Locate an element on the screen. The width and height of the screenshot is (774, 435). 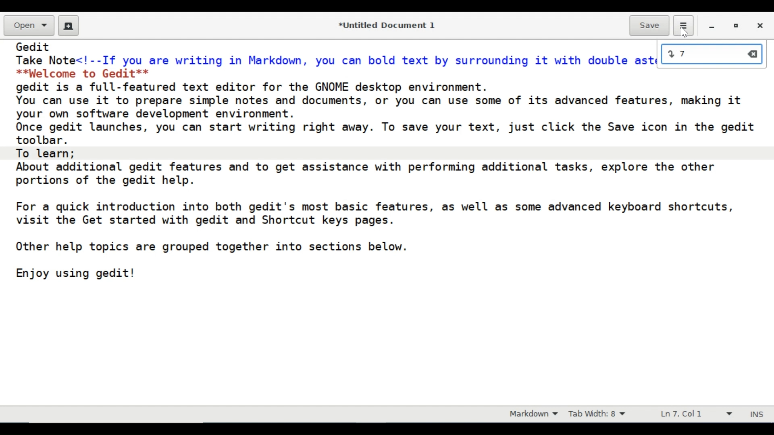
minimize is located at coordinates (713, 27).